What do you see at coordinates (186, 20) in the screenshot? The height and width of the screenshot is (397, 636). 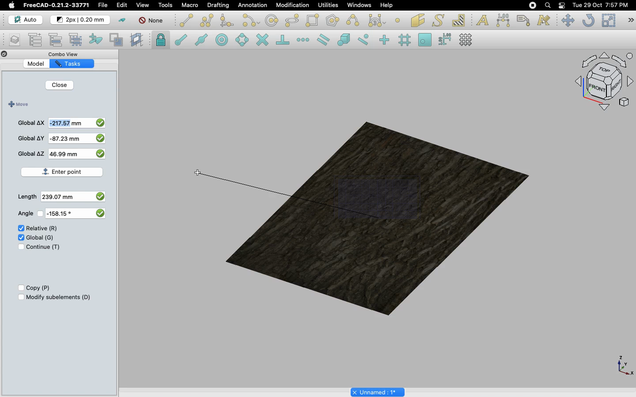 I see `Line` at bounding box center [186, 20].